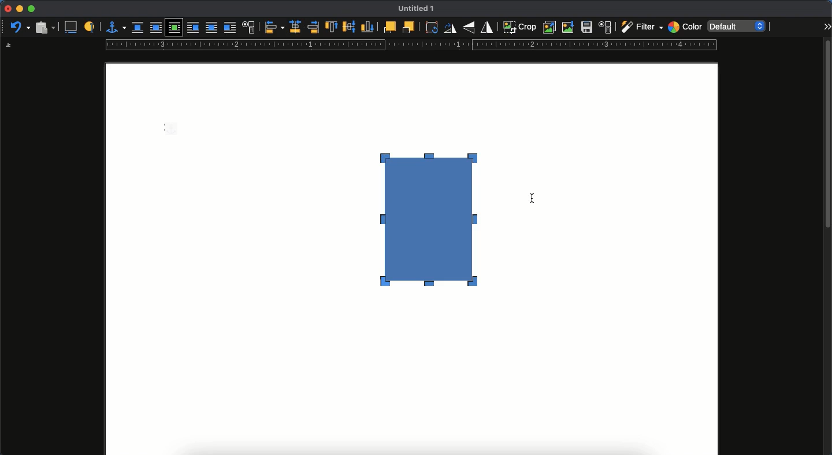 This screenshot has height=455, width=832. Describe the element at coordinates (488, 27) in the screenshot. I see `flip horizontally` at that location.